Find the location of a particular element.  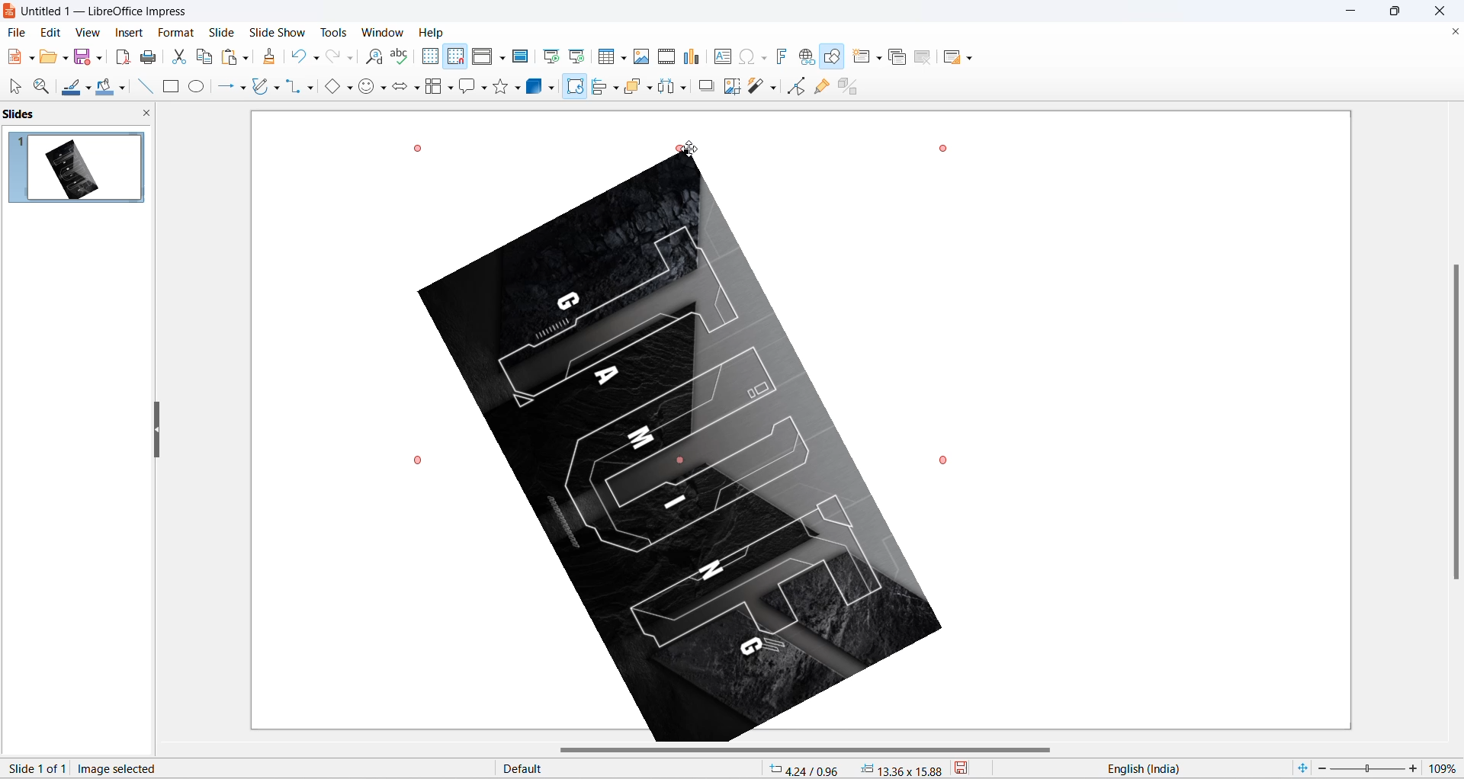

window is located at coordinates (385, 32).